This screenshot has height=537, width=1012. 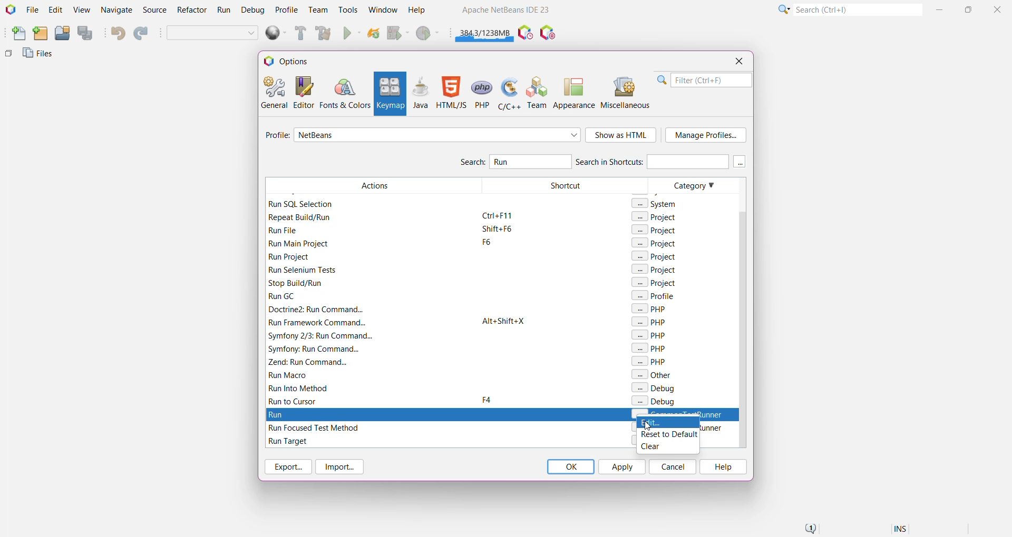 I want to click on Run, so click(x=352, y=34).